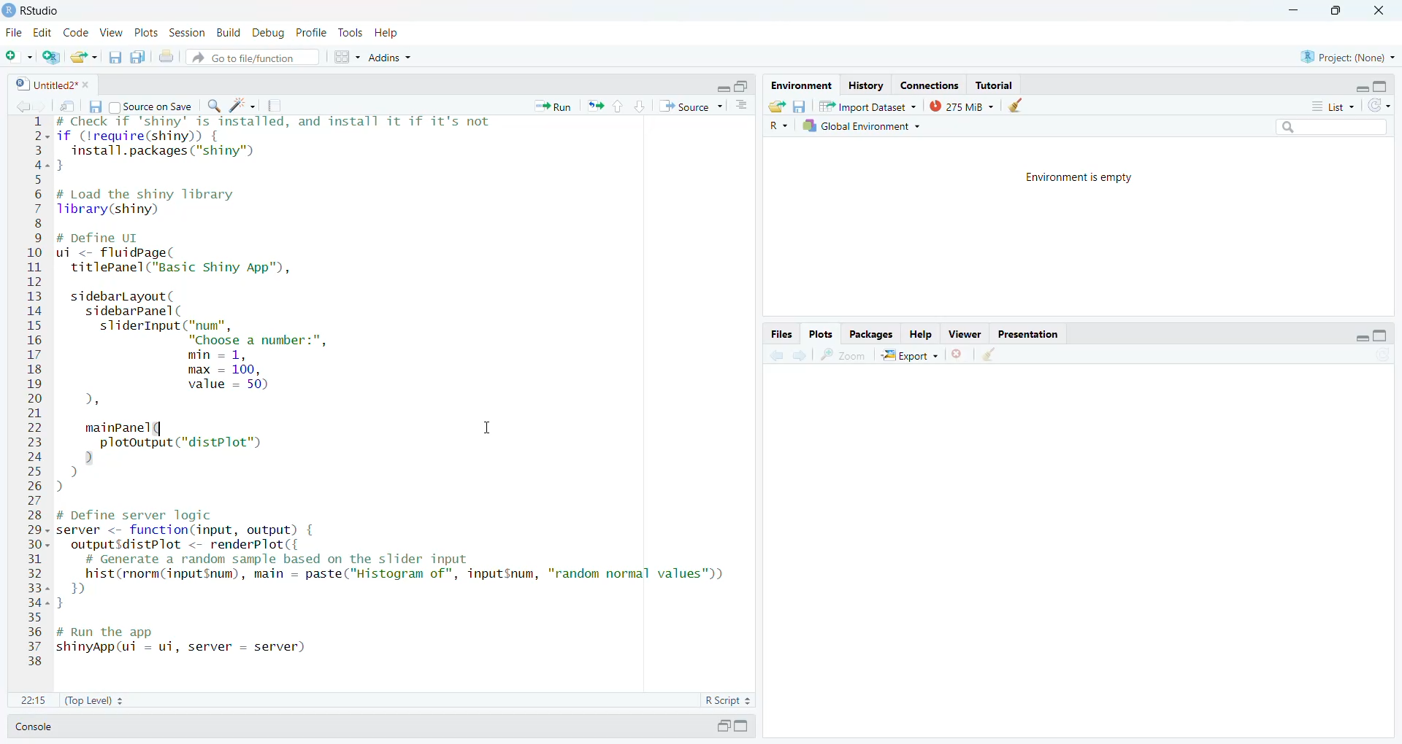 The image size is (1402, 744). I want to click on Session, so click(186, 32).